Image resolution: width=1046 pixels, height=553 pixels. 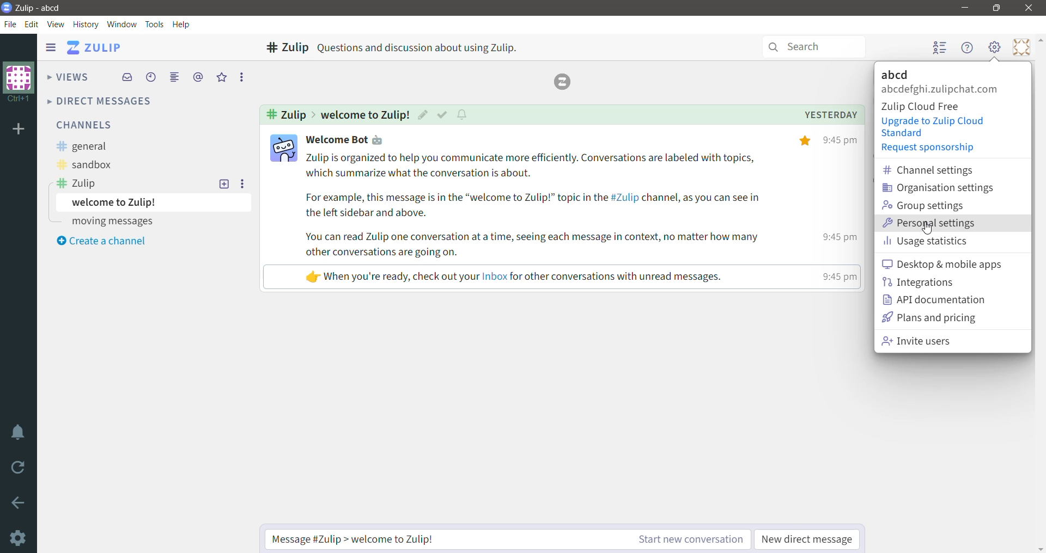 What do you see at coordinates (808, 539) in the screenshot?
I see `New direct message` at bounding box center [808, 539].